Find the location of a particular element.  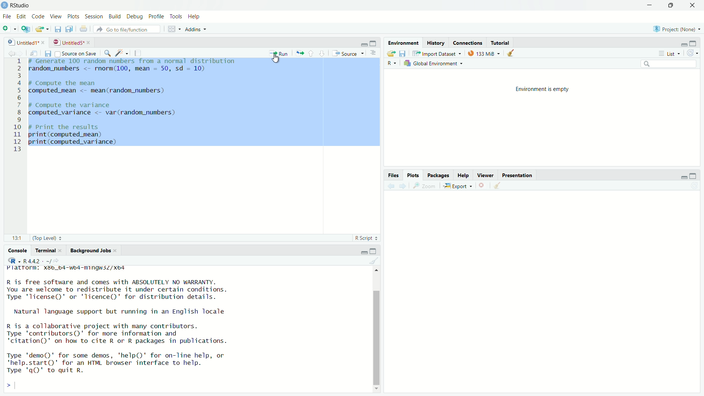

help is located at coordinates (193, 16).